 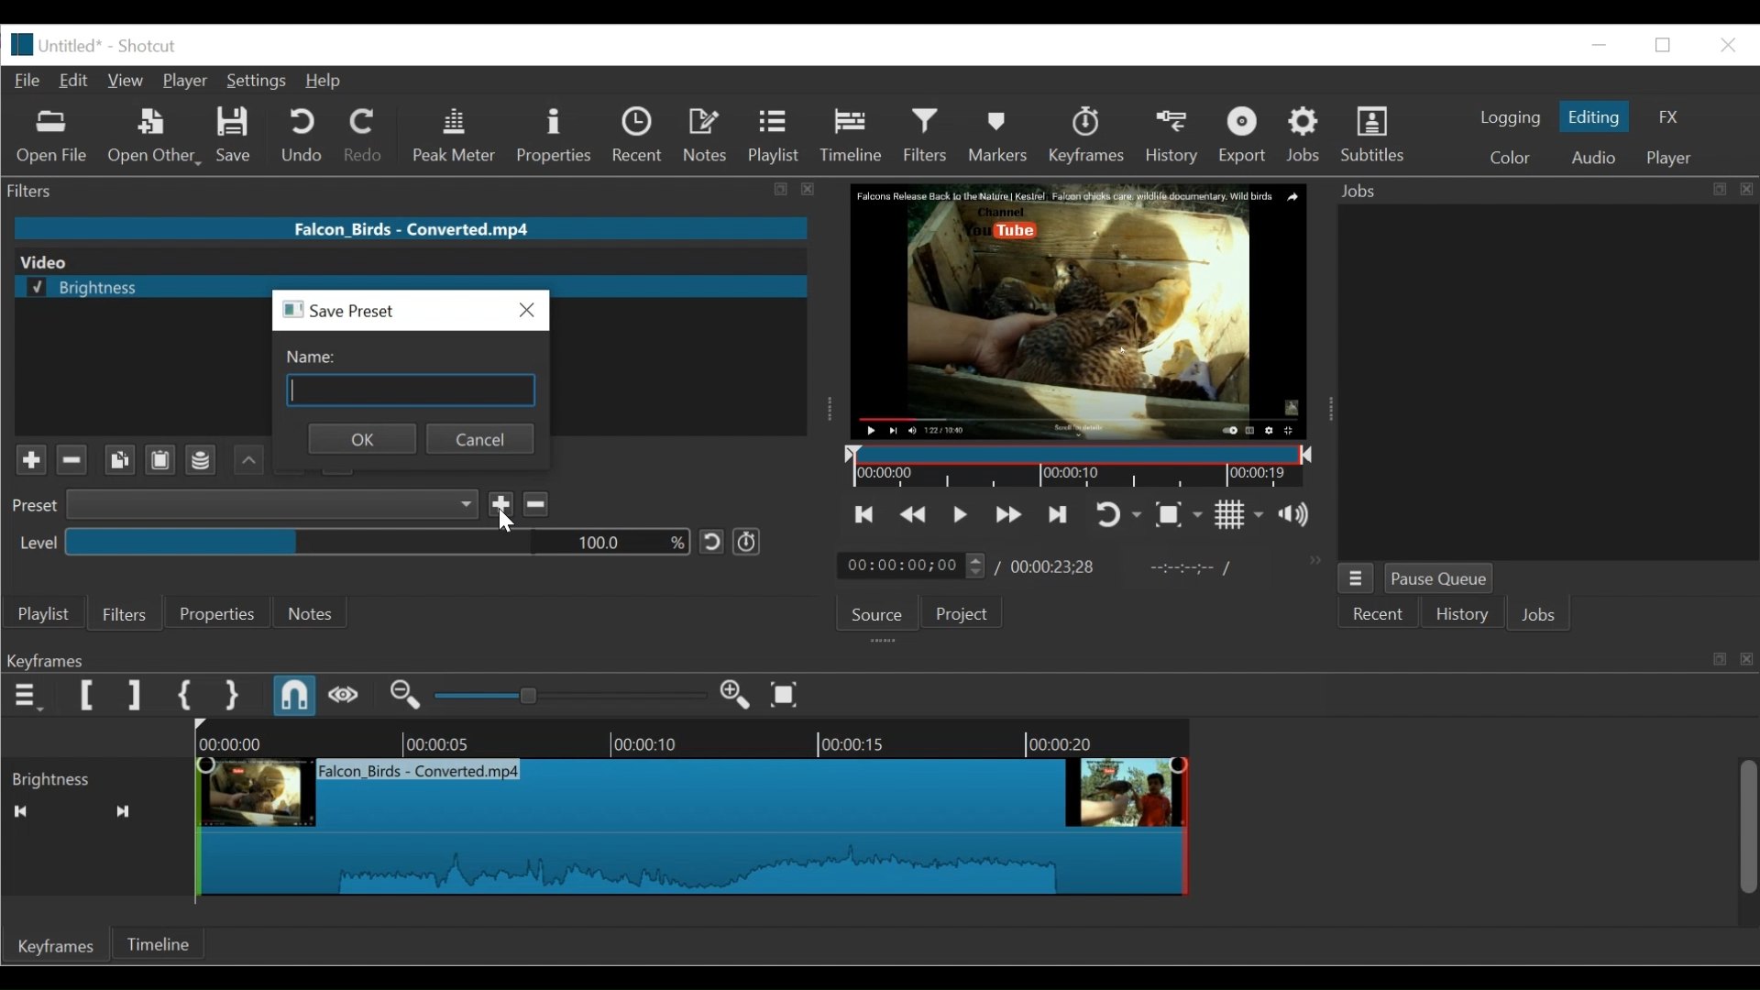 What do you see at coordinates (411, 228) in the screenshot?
I see `File name` at bounding box center [411, 228].